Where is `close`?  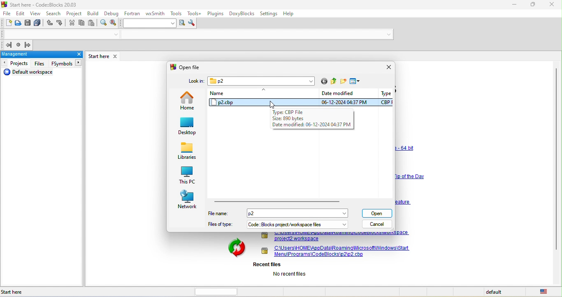
close is located at coordinates (75, 55).